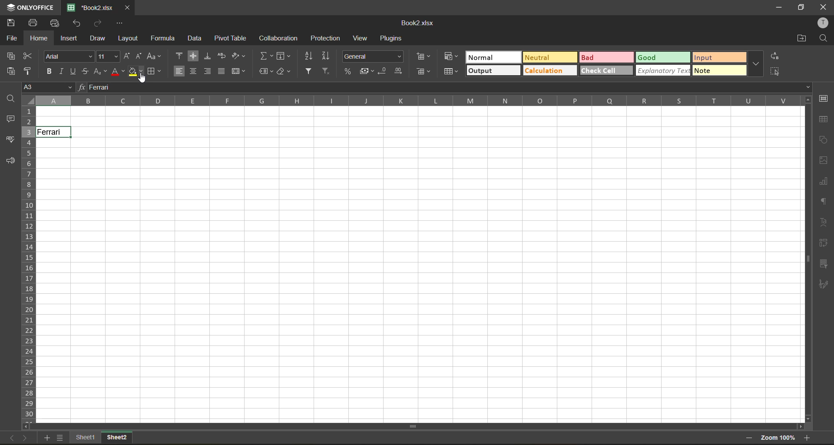  What do you see at coordinates (808, 437) in the screenshot?
I see `zoom in` at bounding box center [808, 437].